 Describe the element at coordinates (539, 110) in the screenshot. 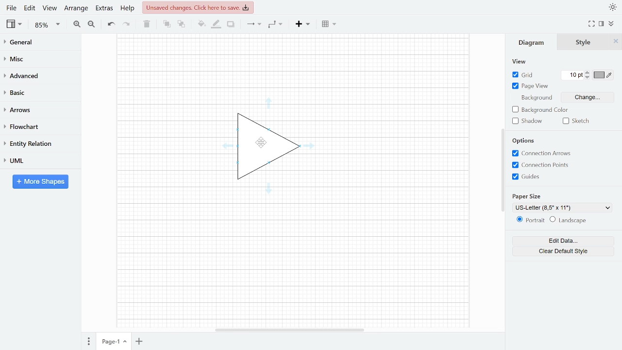

I see `Background color` at that location.